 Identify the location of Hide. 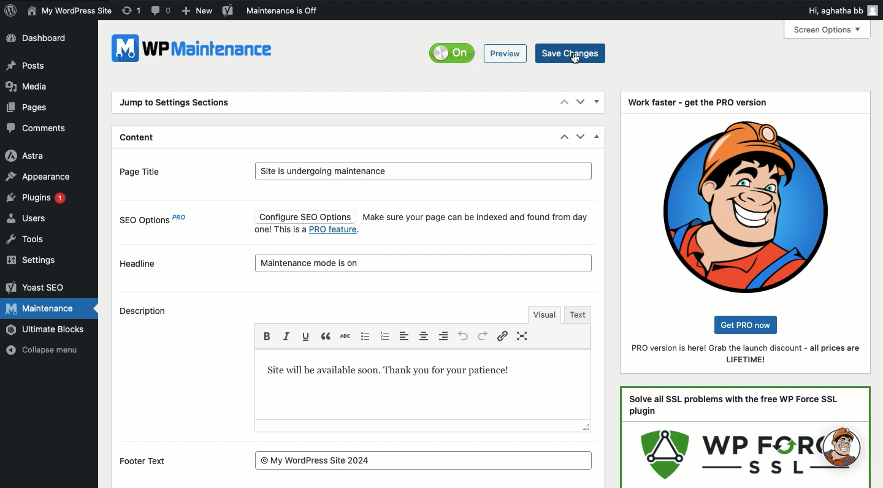
(598, 135).